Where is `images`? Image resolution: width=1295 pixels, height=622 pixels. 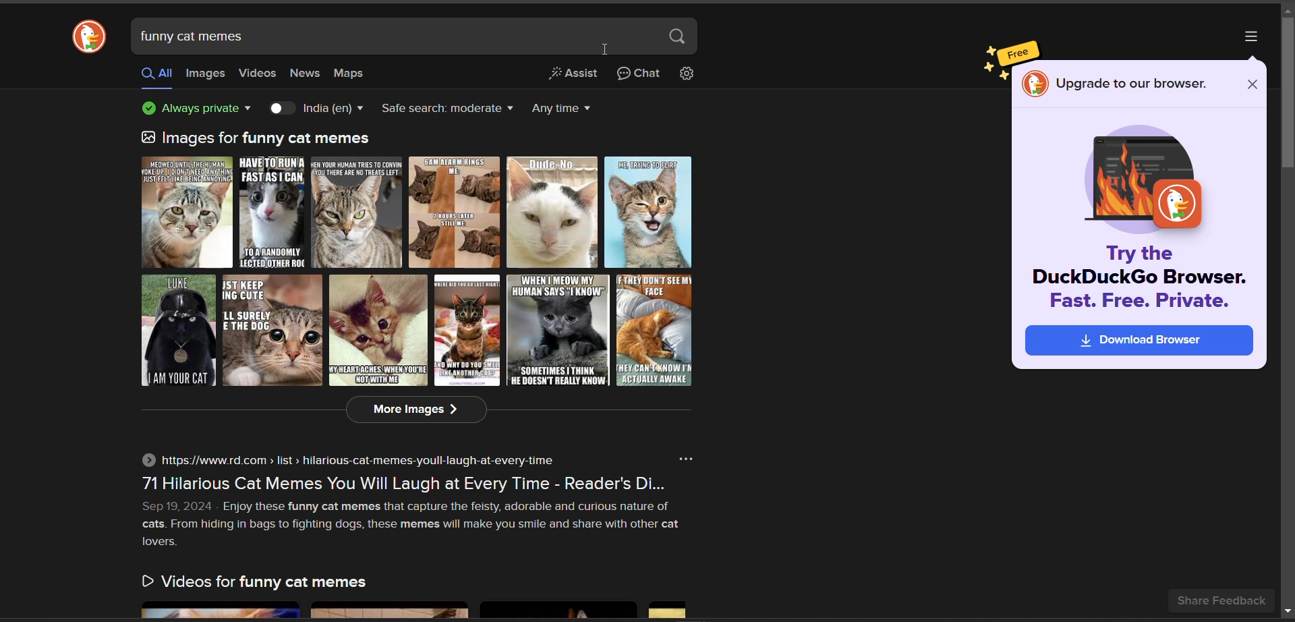
images is located at coordinates (419, 271).